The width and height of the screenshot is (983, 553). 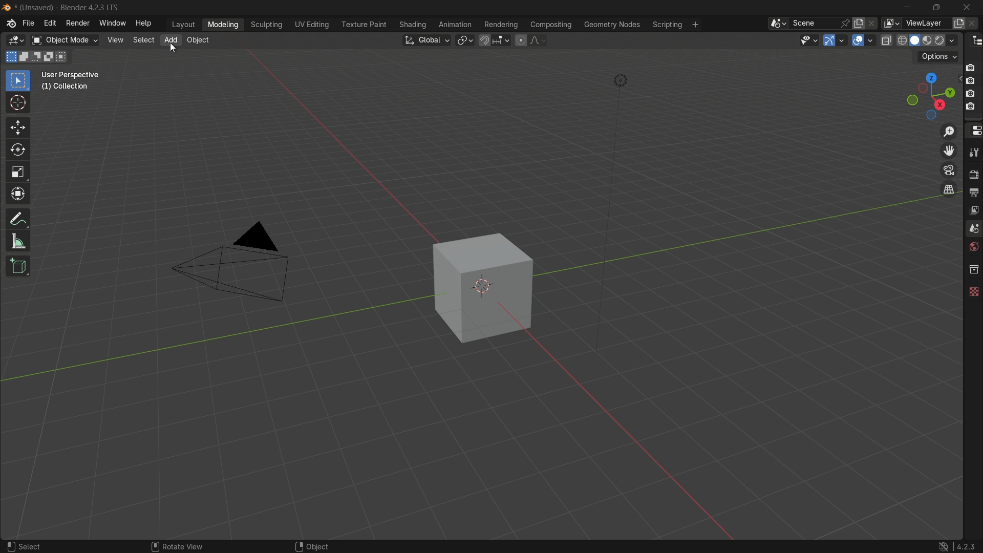 I want to click on toggle x ray, so click(x=885, y=40).